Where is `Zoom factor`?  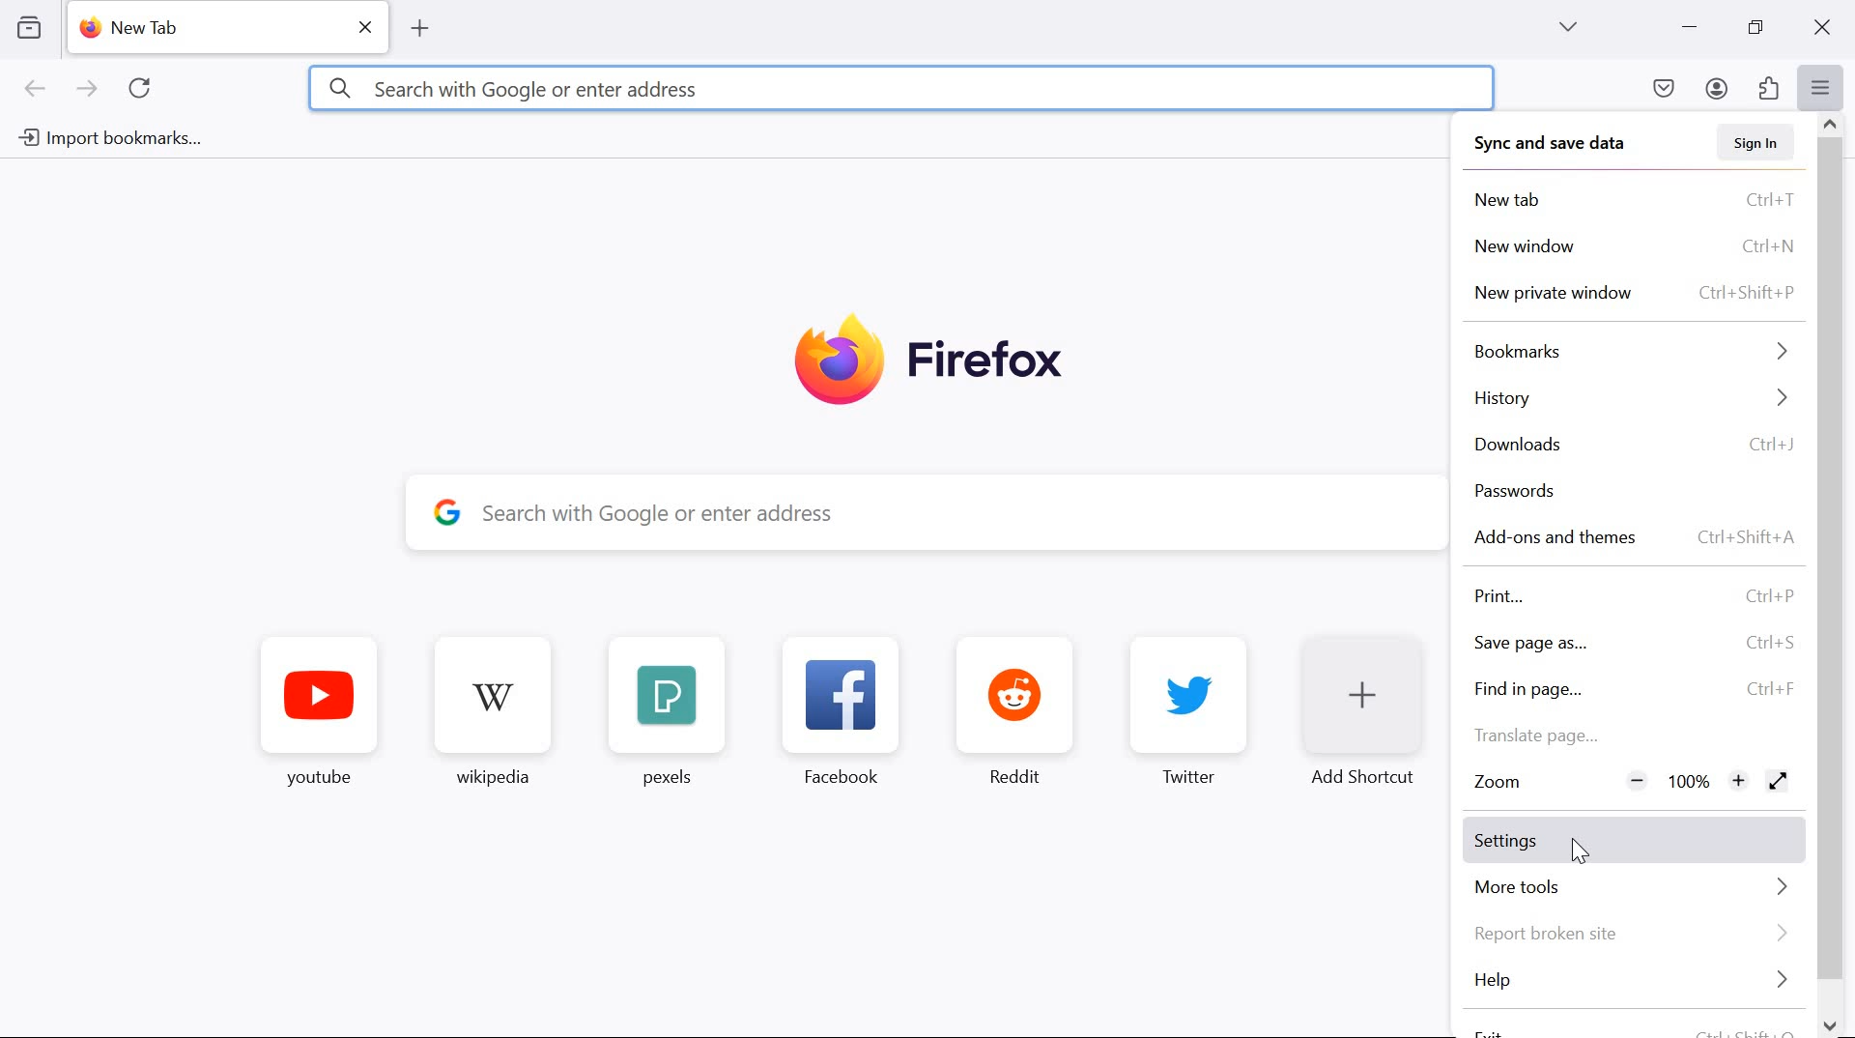 Zoom factor is located at coordinates (1630, 782).